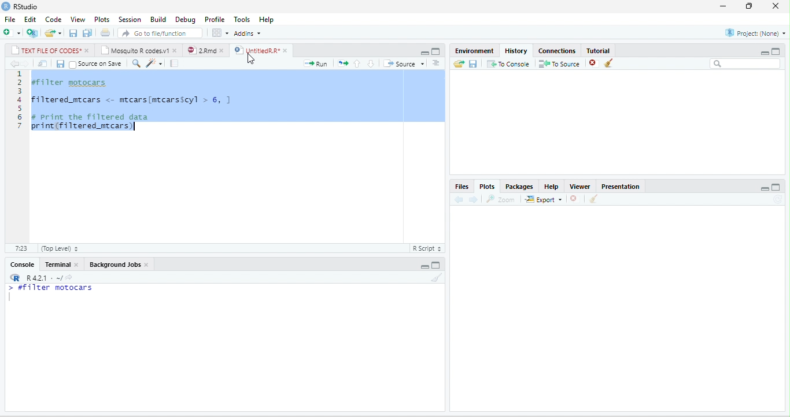 The width and height of the screenshot is (790, 417). What do you see at coordinates (96, 65) in the screenshot?
I see `Source on Save` at bounding box center [96, 65].